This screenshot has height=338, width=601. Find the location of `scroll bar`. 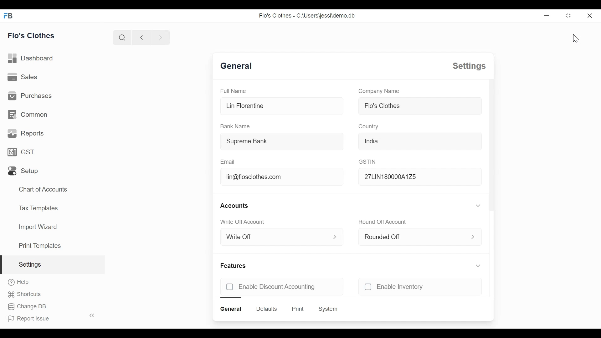

scroll bar is located at coordinates (492, 146).